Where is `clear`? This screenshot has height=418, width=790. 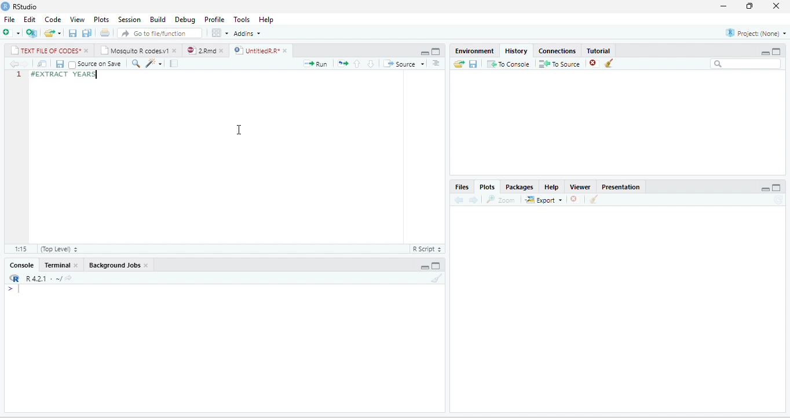
clear is located at coordinates (594, 199).